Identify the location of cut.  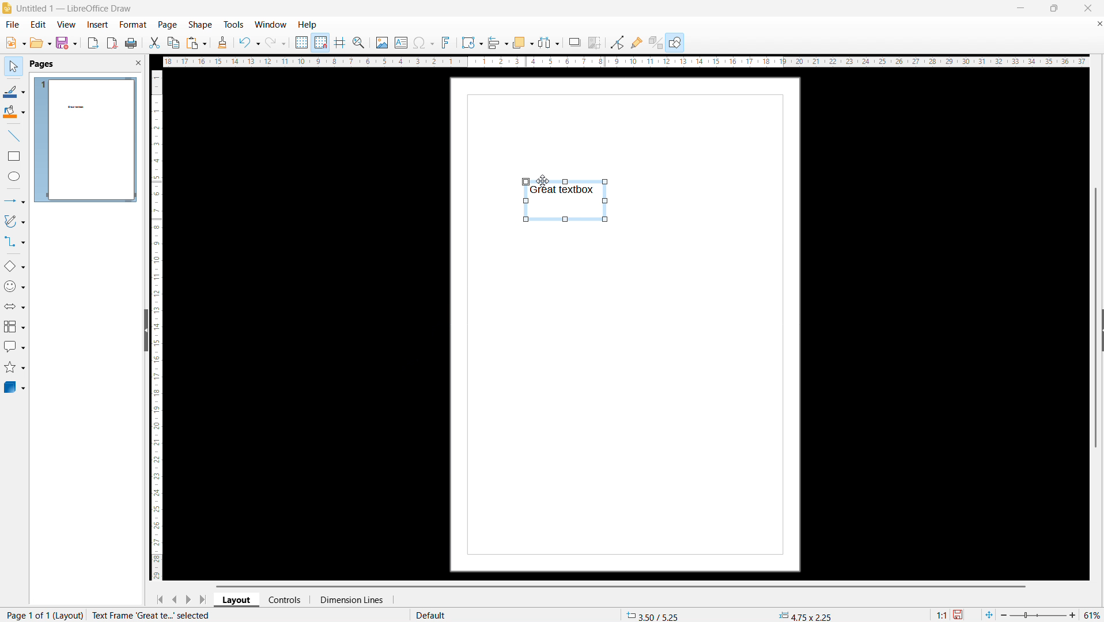
(154, 43).